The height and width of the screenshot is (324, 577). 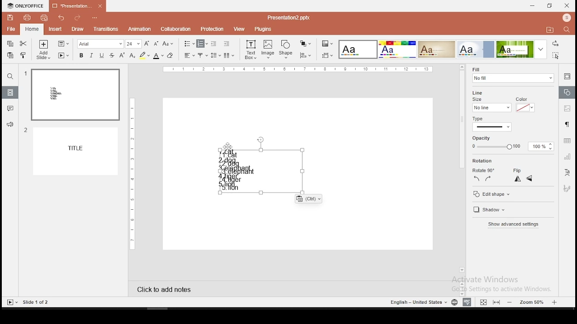 I want to click on redo, so click(x=78, y=19).